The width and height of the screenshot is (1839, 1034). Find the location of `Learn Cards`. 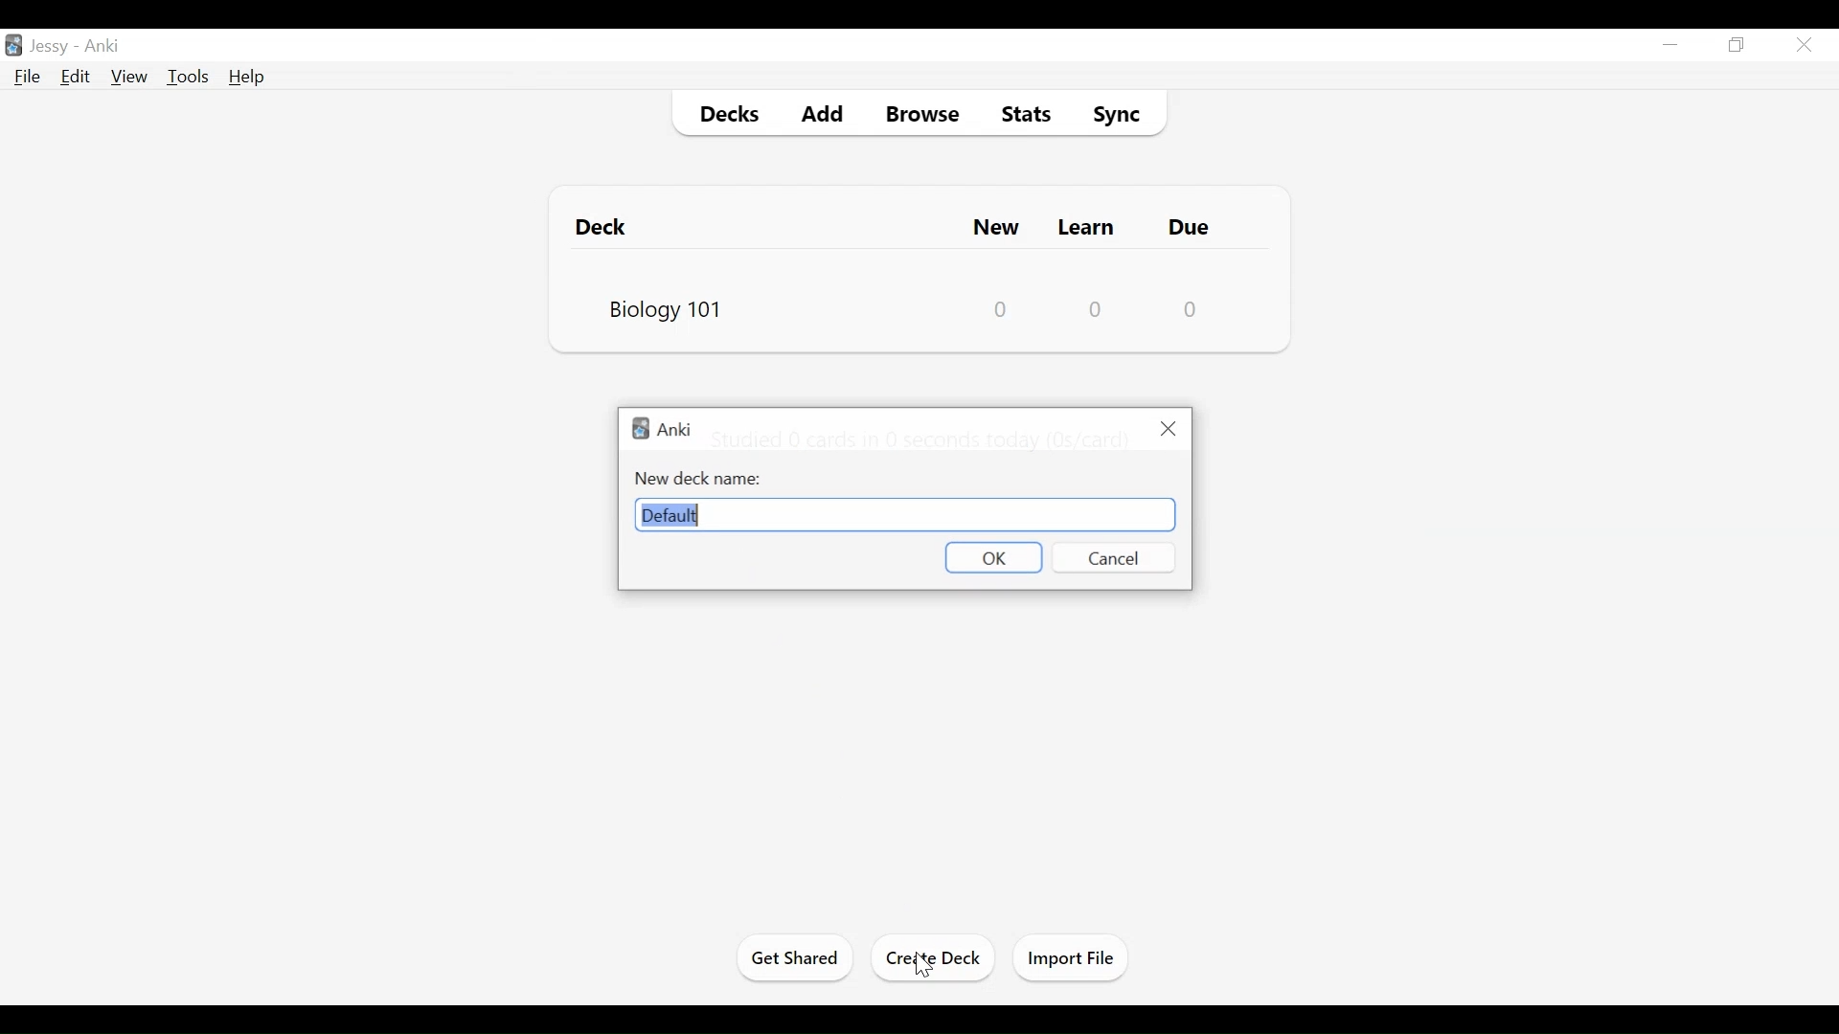

Learn Cards is located at coordinates (1089, 226).